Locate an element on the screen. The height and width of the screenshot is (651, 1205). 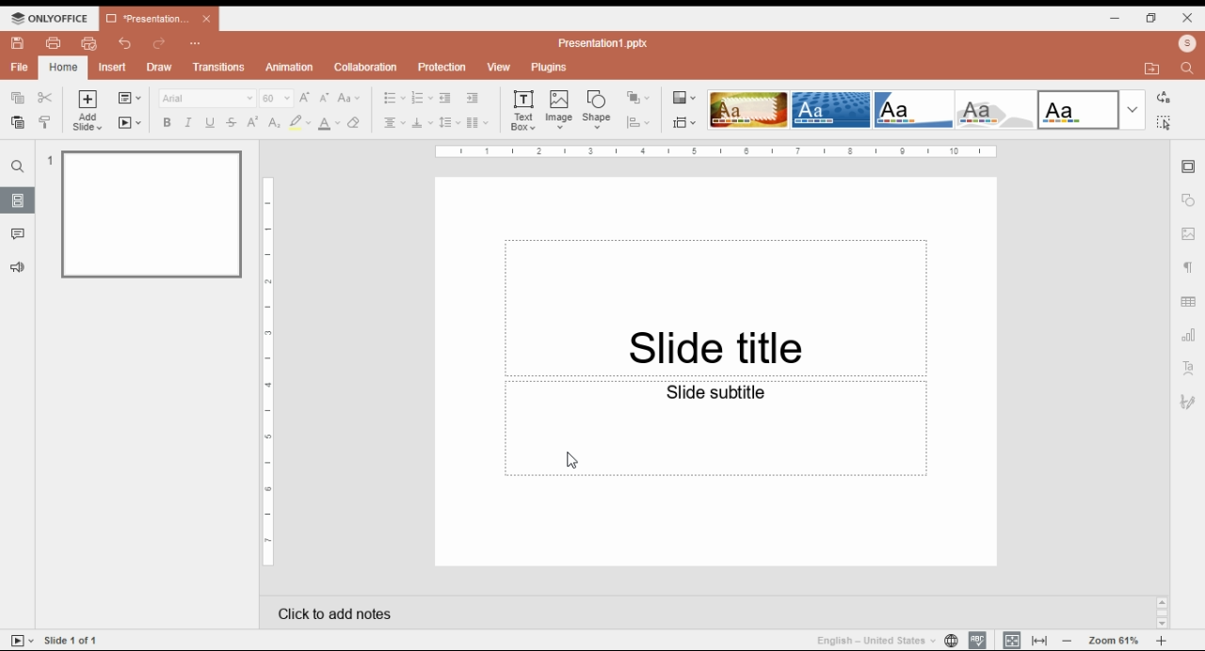
font color is located at coordinates (330, 123).